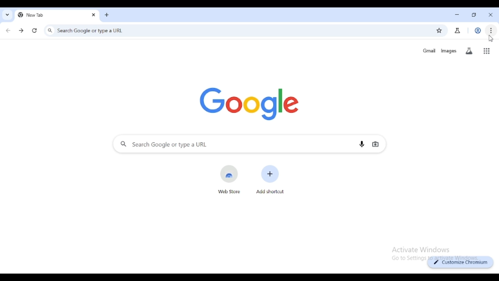 The width and height of the screenshot is (499, 281). I want to click on maximize, so click(474, 14).